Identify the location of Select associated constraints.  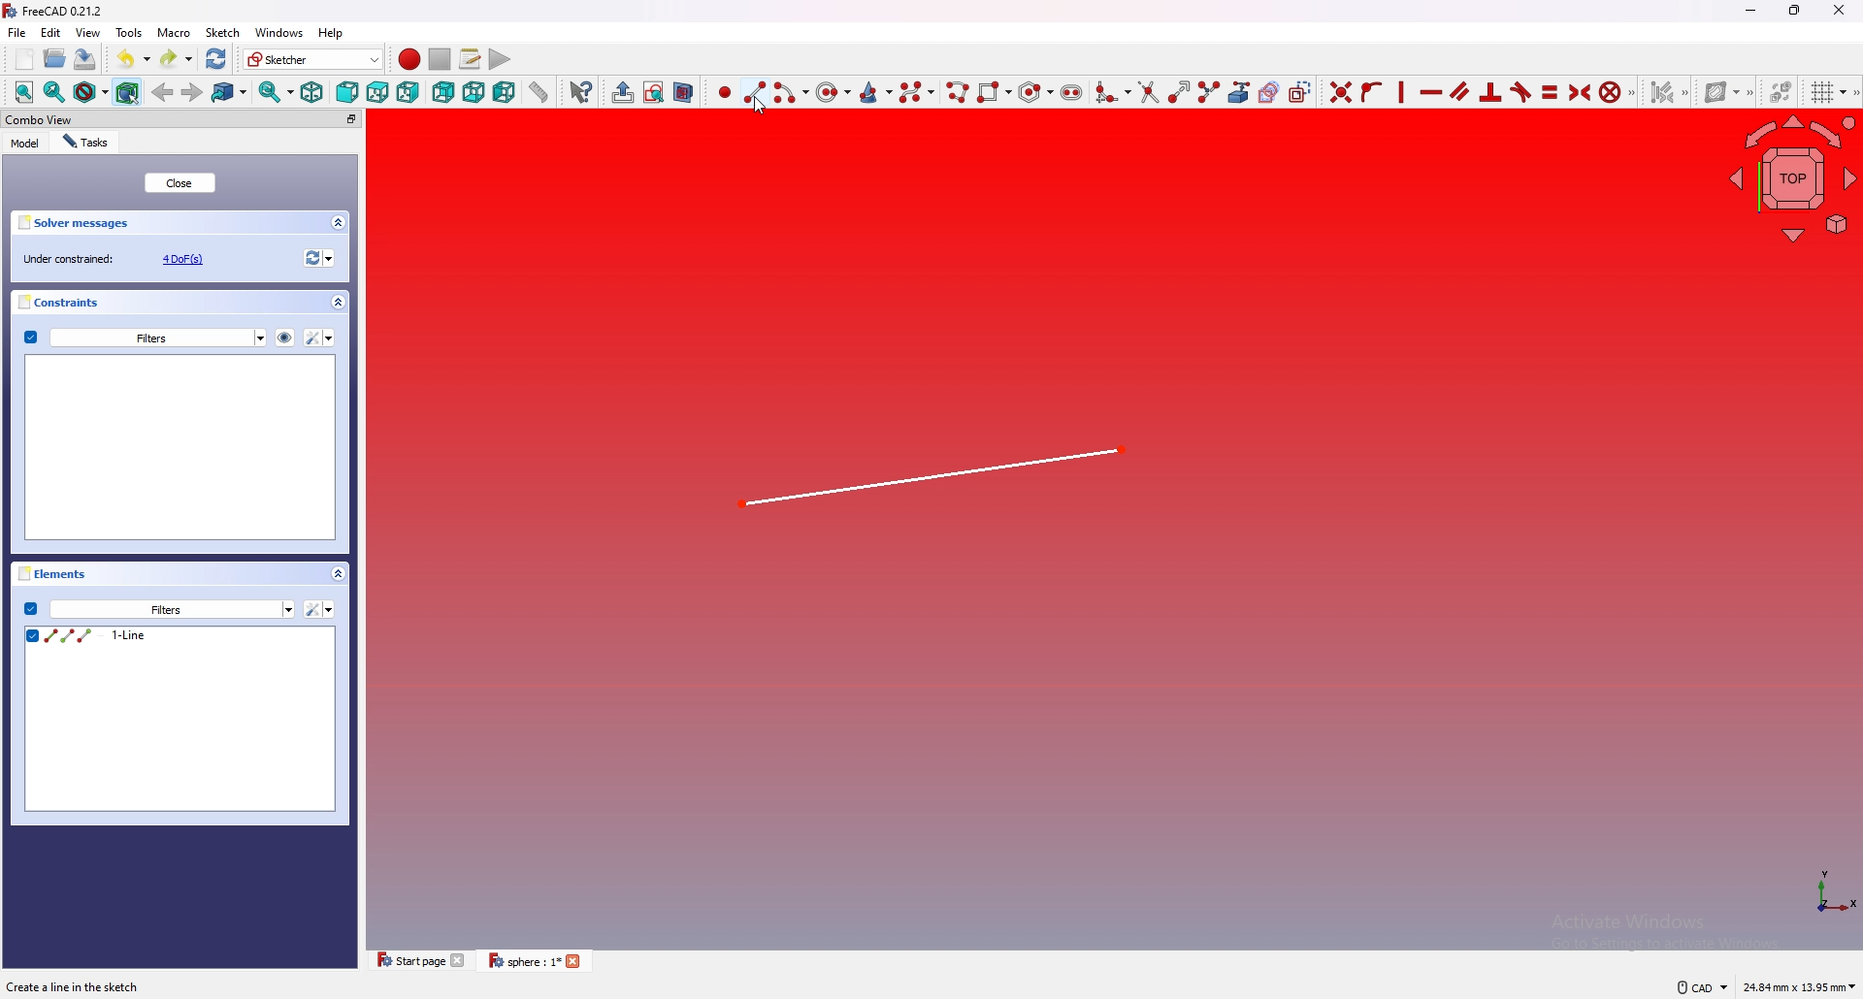
(1666, 92).